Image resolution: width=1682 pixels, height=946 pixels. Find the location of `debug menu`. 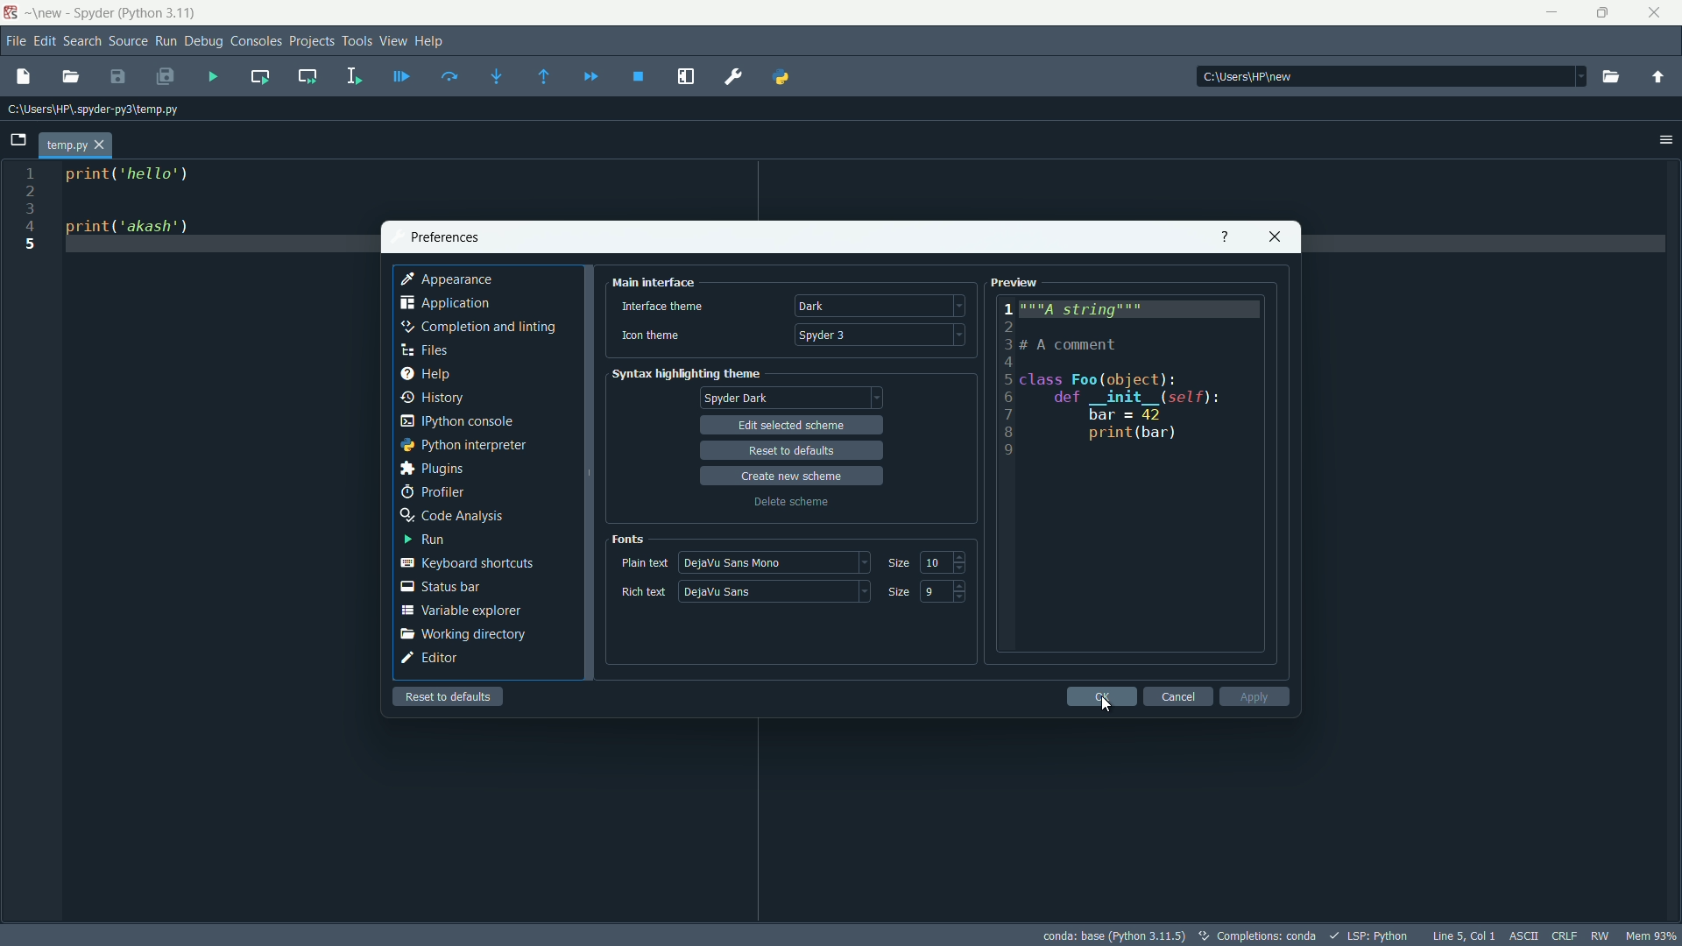

debug menu is located at coordinates (204, 43).